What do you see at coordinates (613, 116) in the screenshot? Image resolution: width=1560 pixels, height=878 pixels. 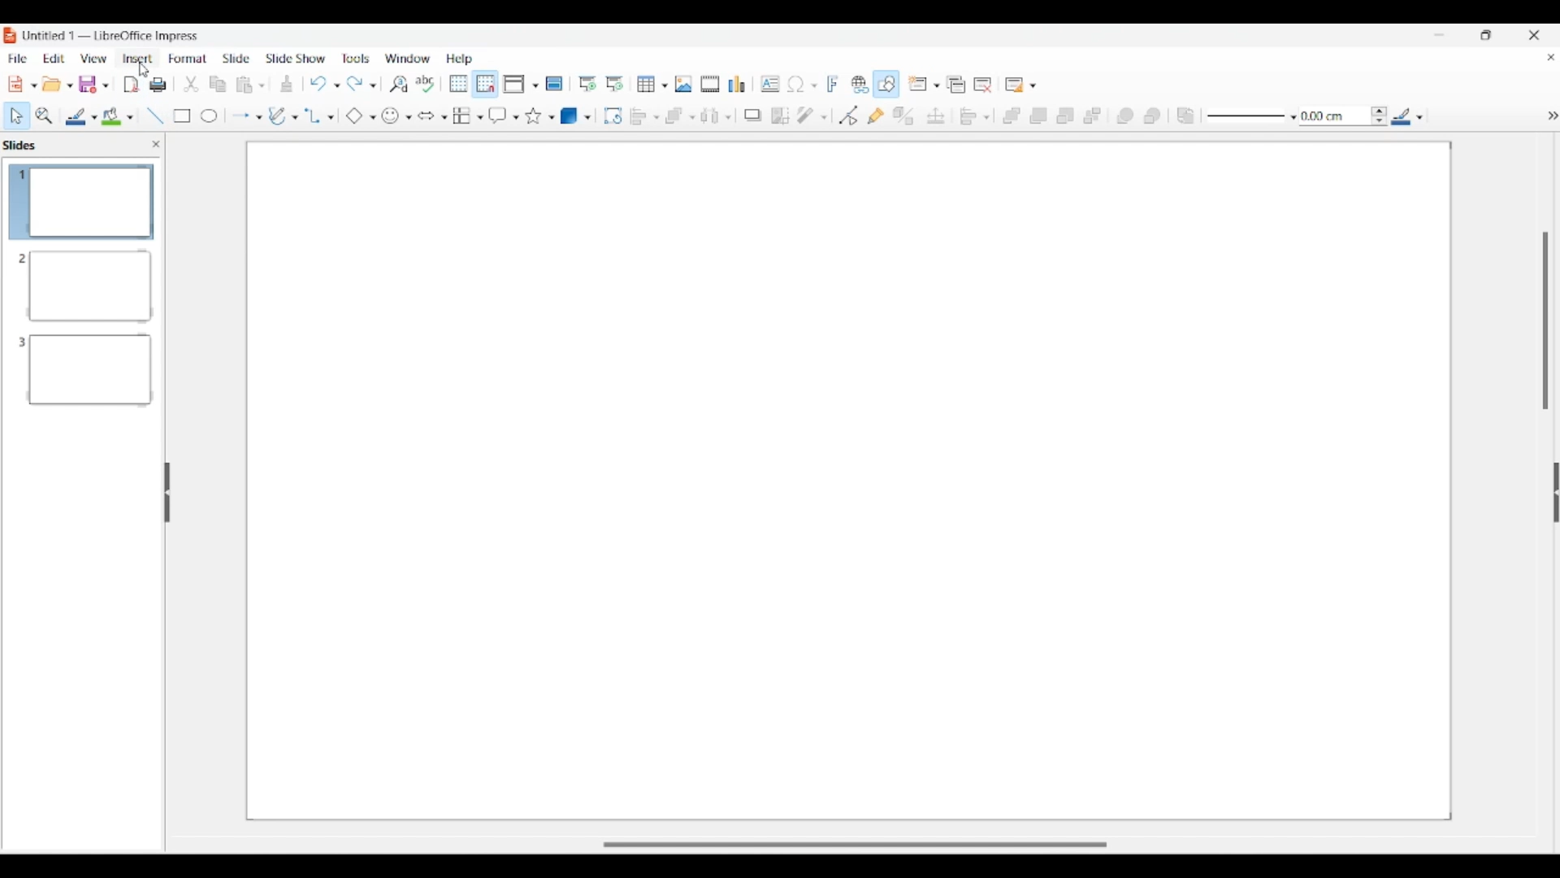 I see `Rotate` at bounding box center [613, 116].